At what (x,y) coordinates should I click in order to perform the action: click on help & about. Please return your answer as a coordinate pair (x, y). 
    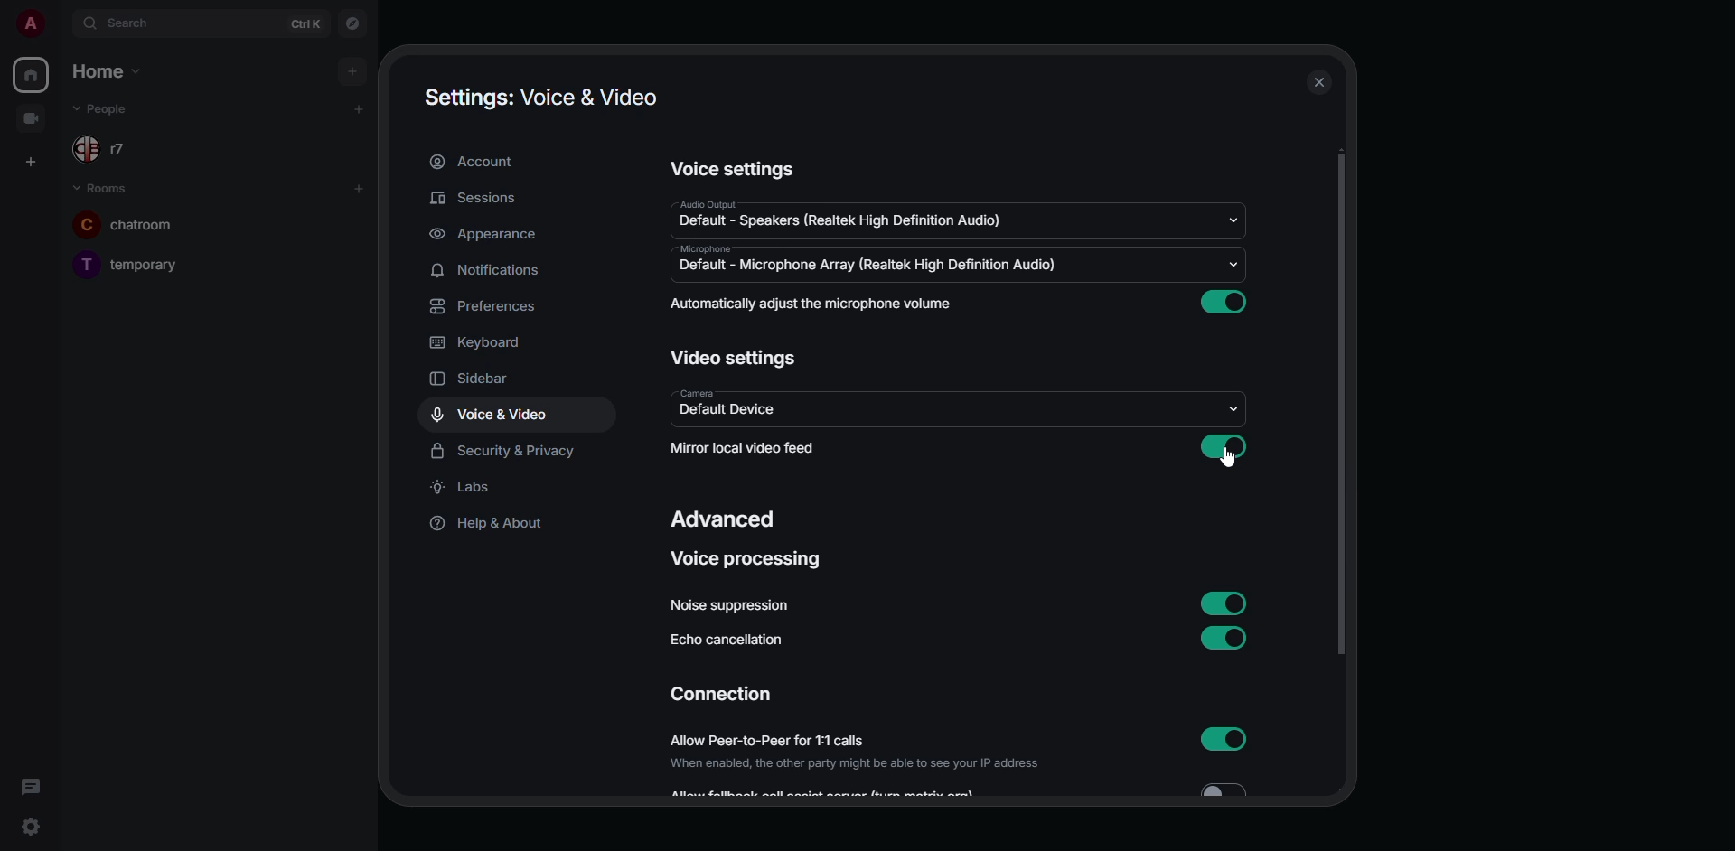
    Looking at the image, I should click on (490, 525).